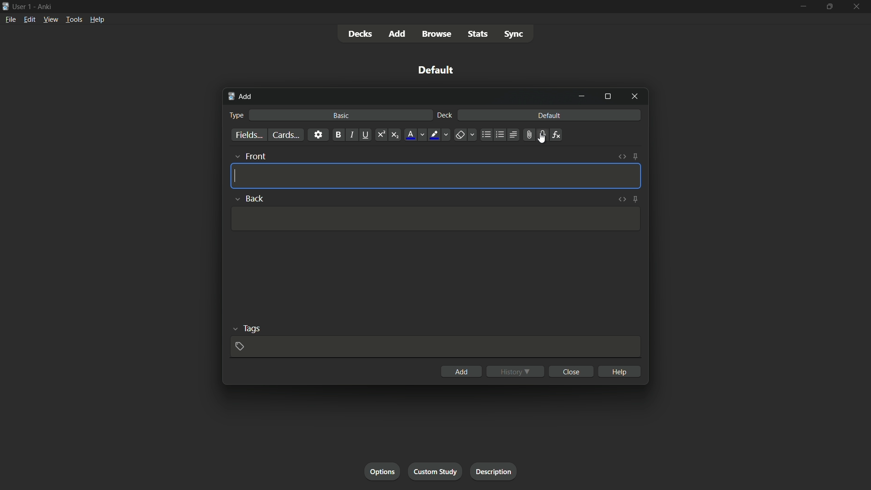 The height and width of the screenshot is (490, 871). Describe the element at coordinates (352, 136) in the screenshot. I see `italic` at that location.